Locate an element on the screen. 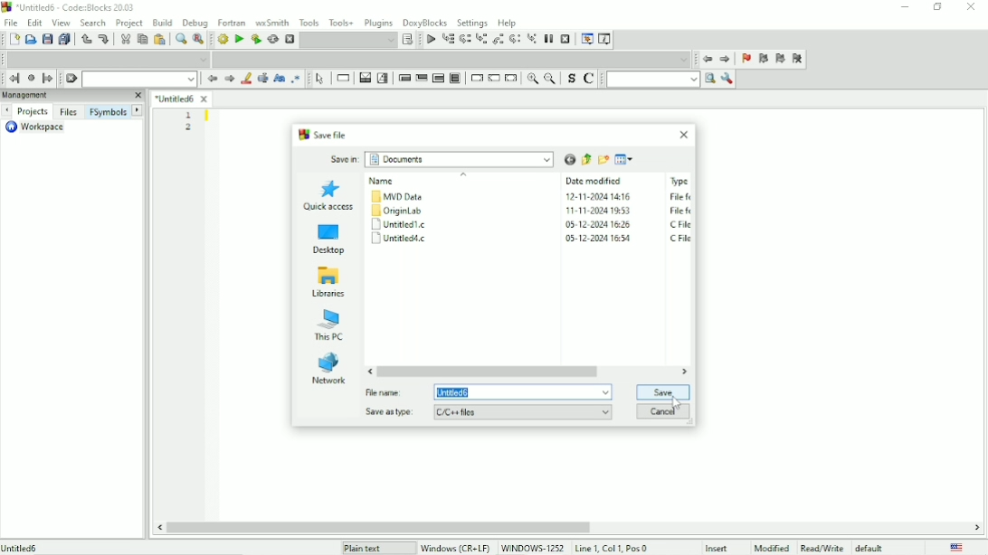 This screenshot has height=555, width=988. Cursor is located at coordinates (680, 402).